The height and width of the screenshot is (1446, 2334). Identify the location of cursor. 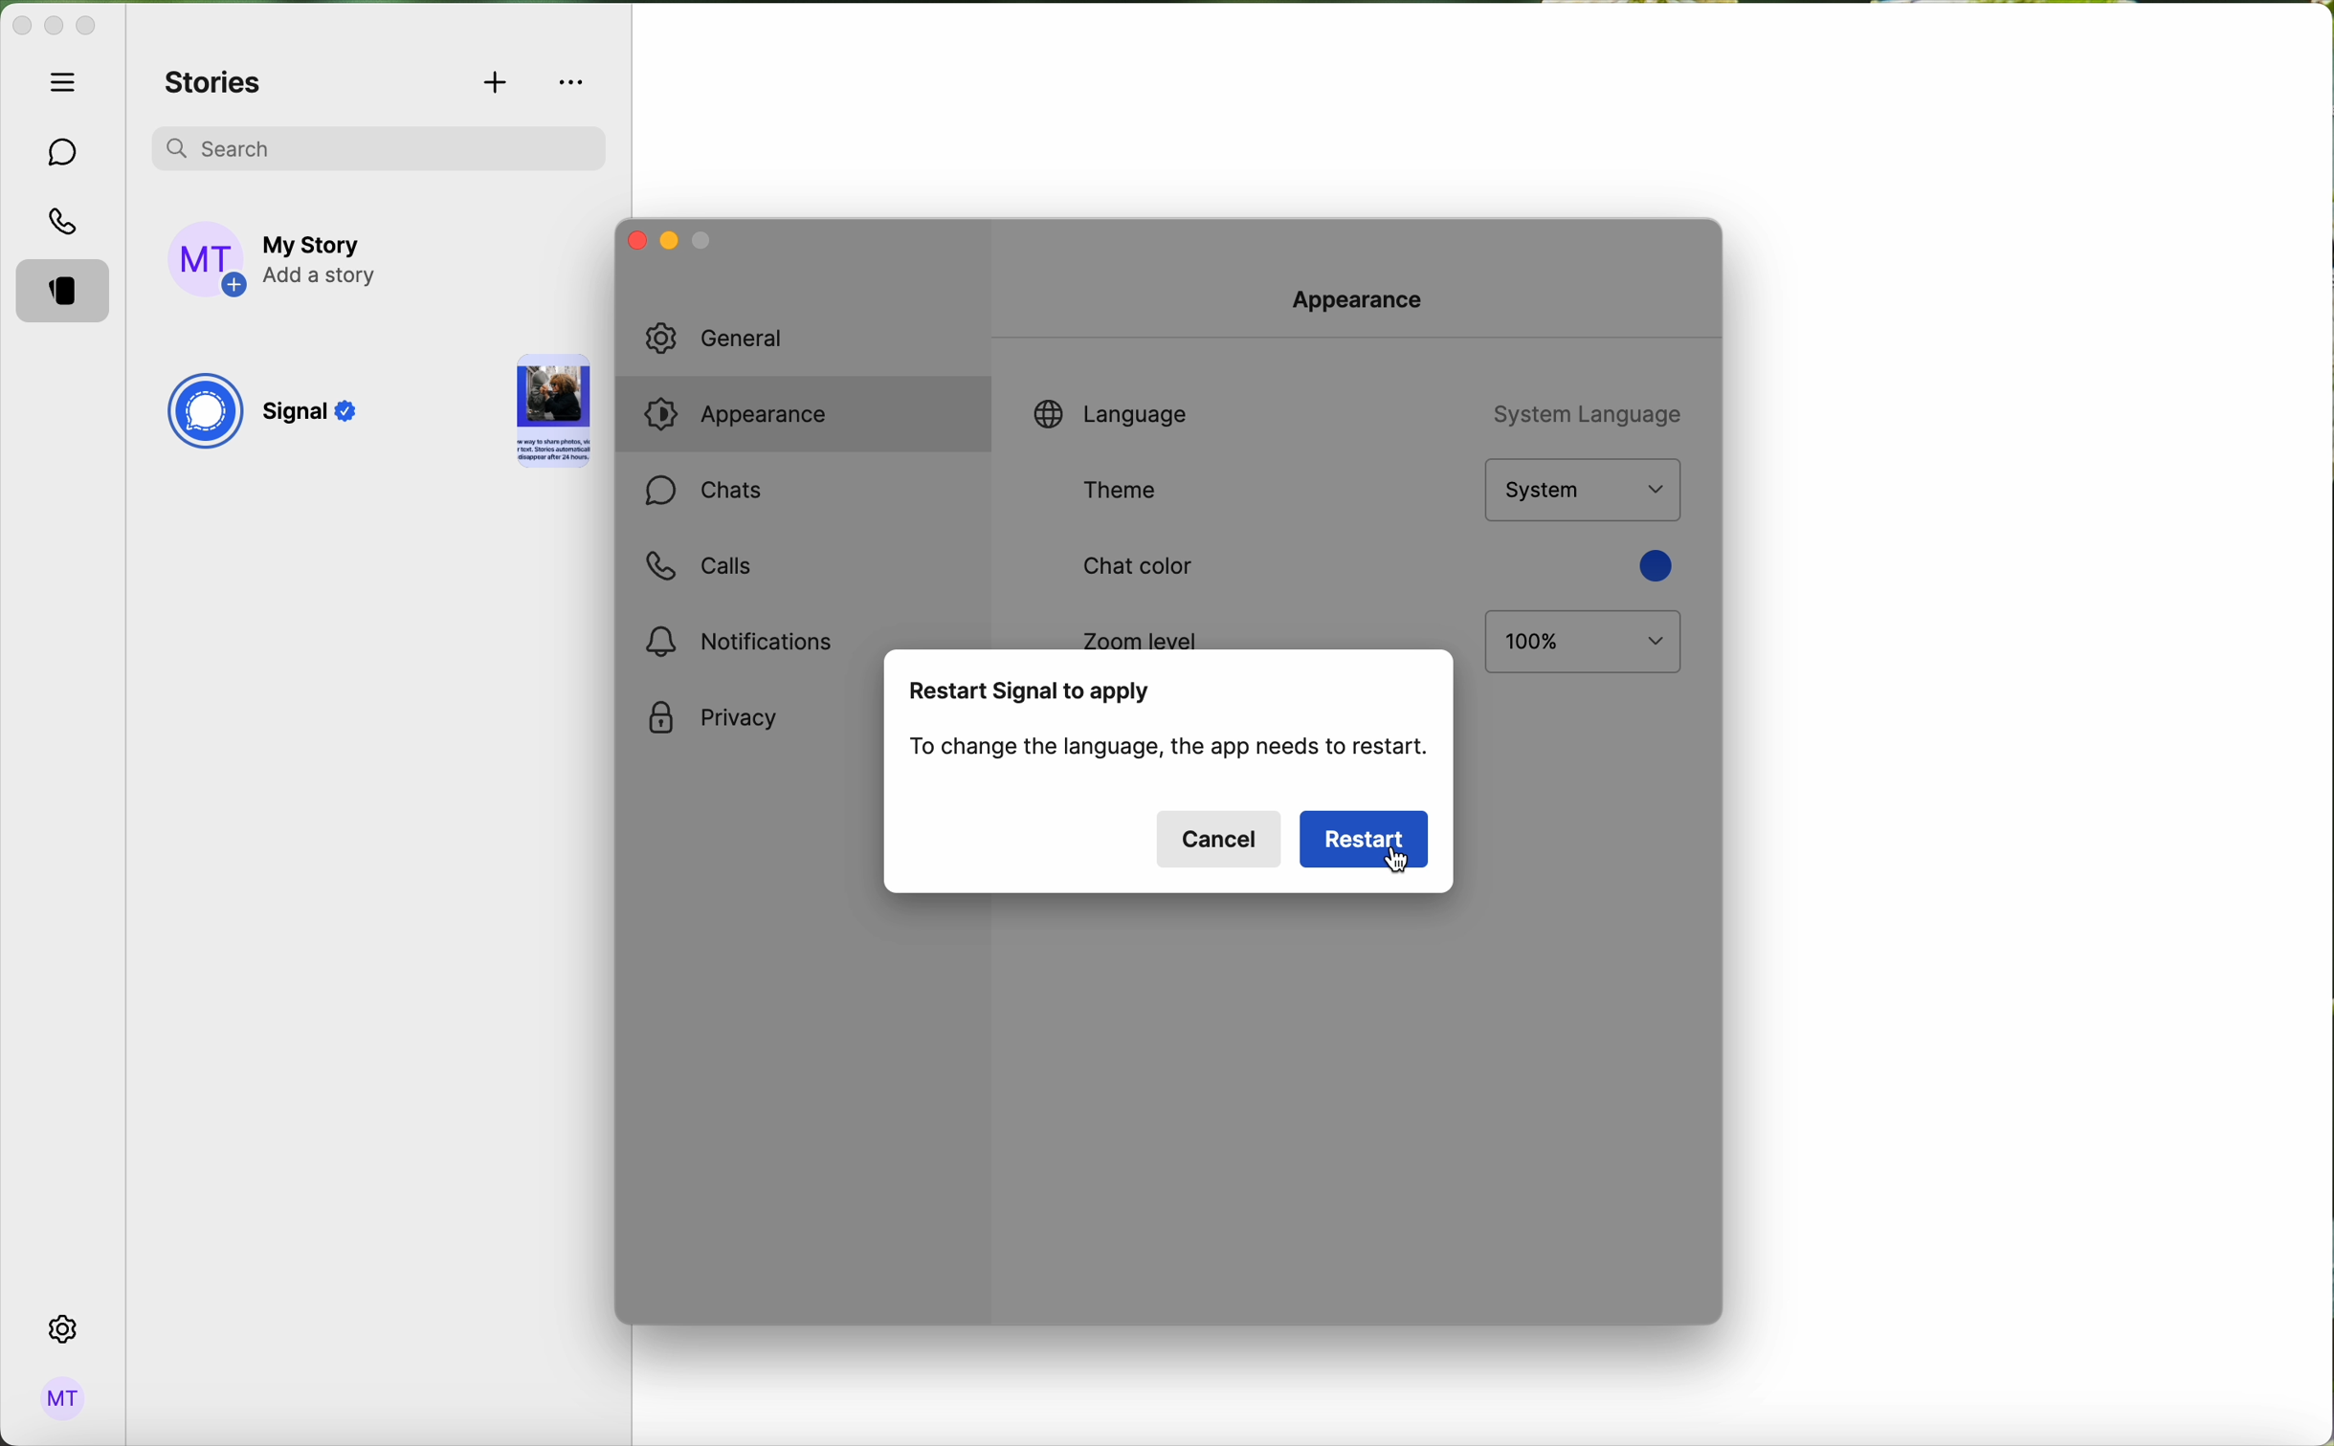
(1402, 864).